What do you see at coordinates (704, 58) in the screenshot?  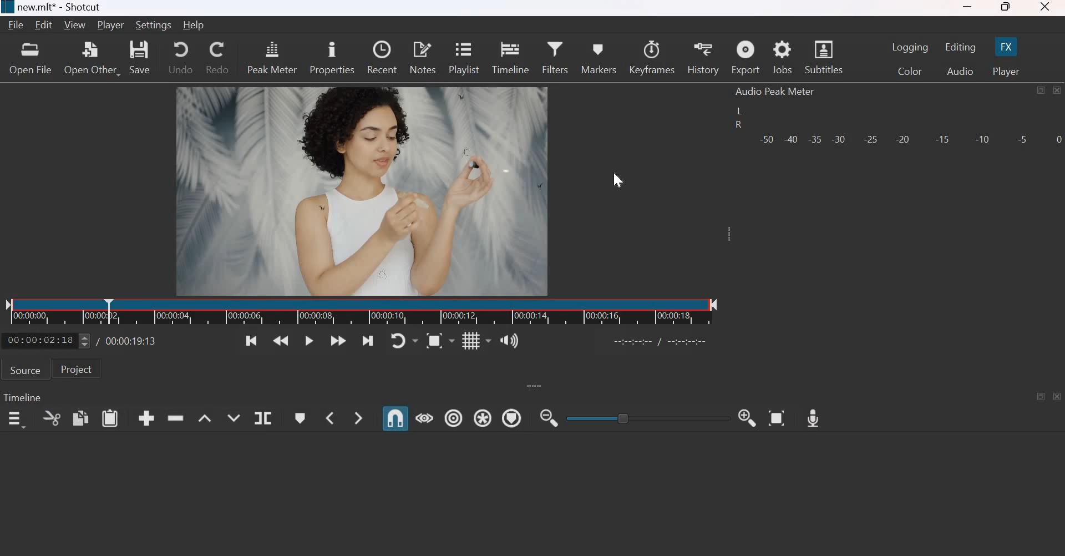 I see `History` at bounding box center [704, 58].